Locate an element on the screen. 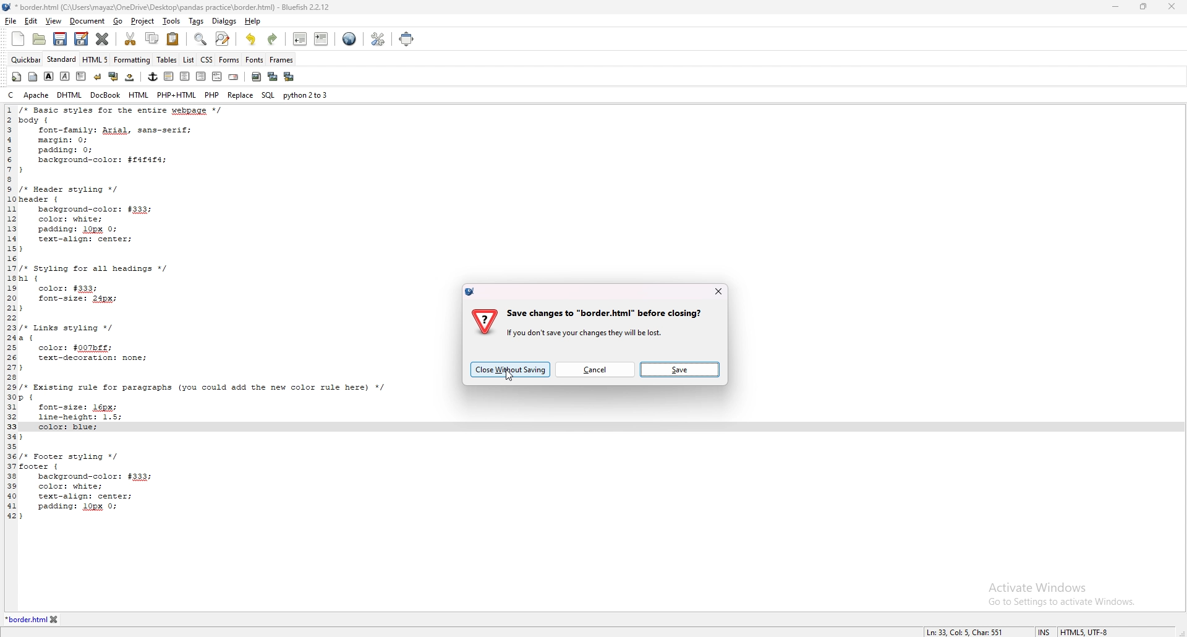 The width and height of the screenshot is (1187, 637). cut is located at coordinates (130, 38).